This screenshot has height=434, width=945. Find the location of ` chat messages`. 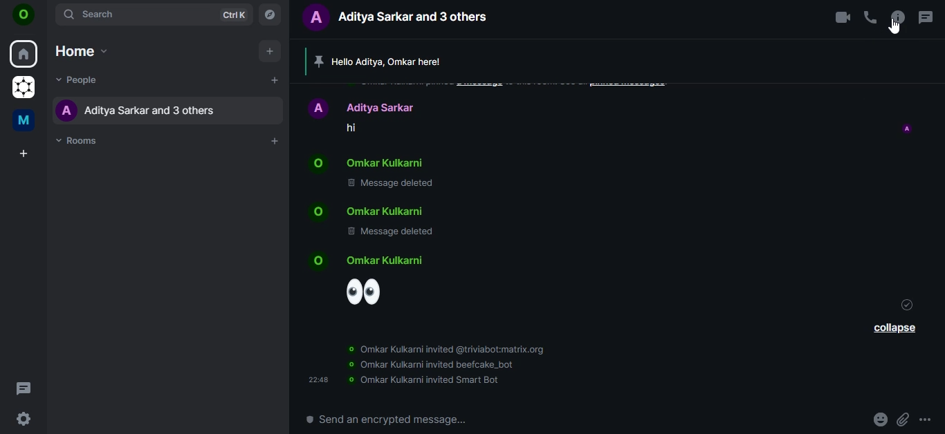

 chat messages is located at coordinates (459, 175).